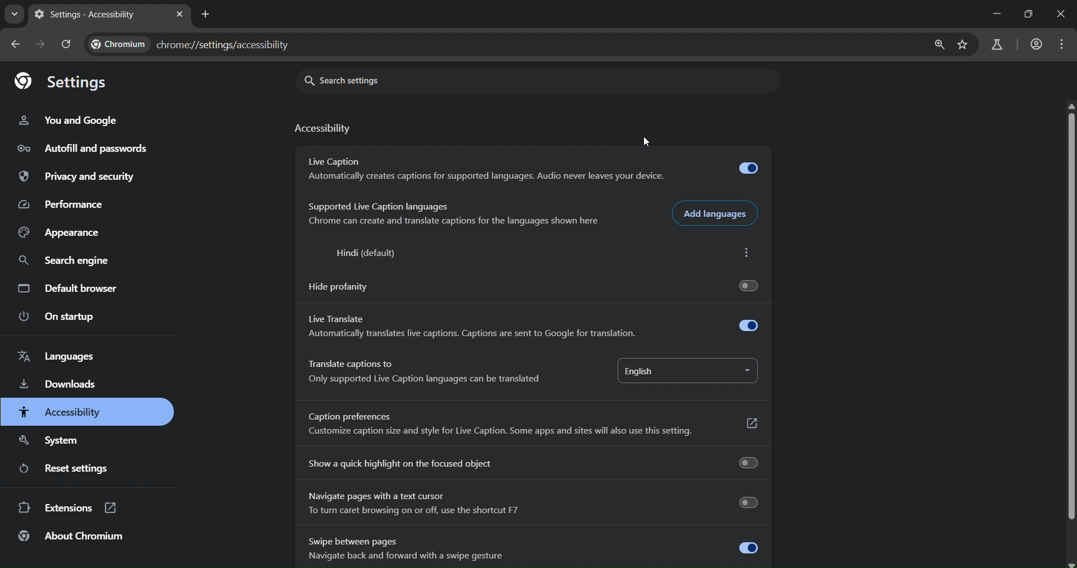 This screenshot has height=568, width=1077. Describe the element at coordinates (179, 16) in the screenshot. I see `close tab` at that location.